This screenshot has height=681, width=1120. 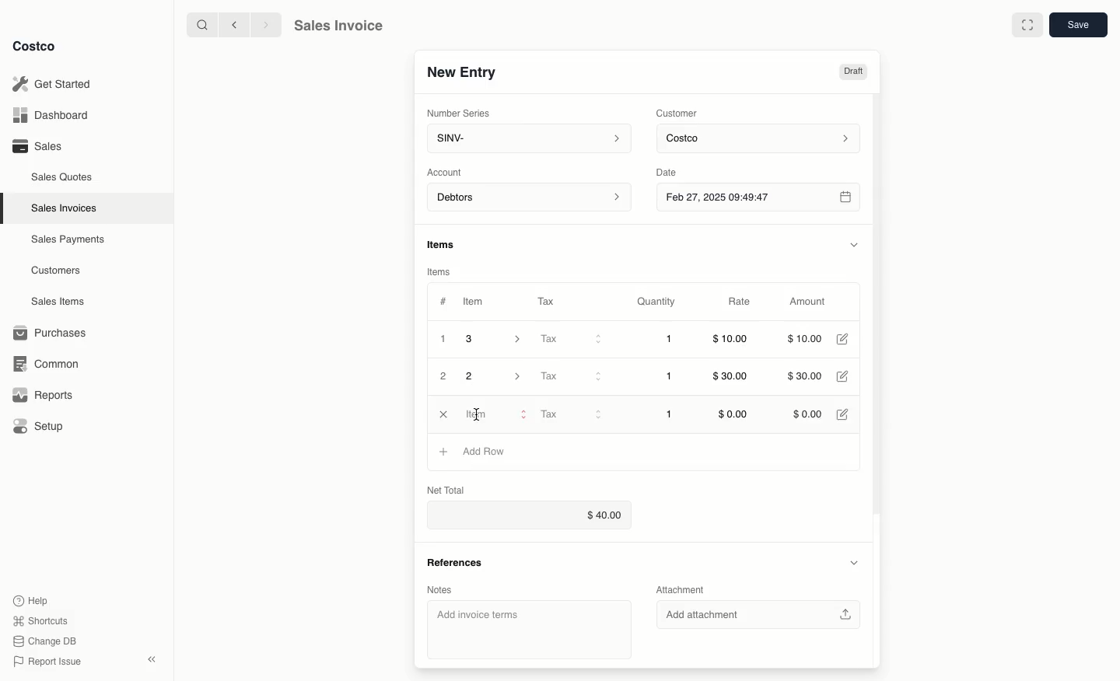 I want to click on $30.00, so click(x=803, y=377).